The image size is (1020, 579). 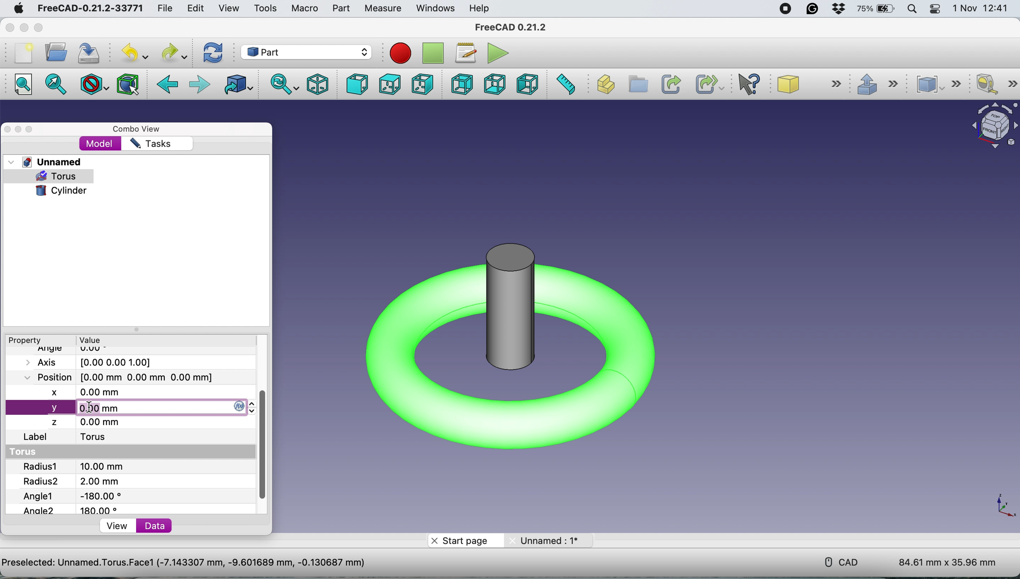 I want to click on rear, so click(x=462, y=84).